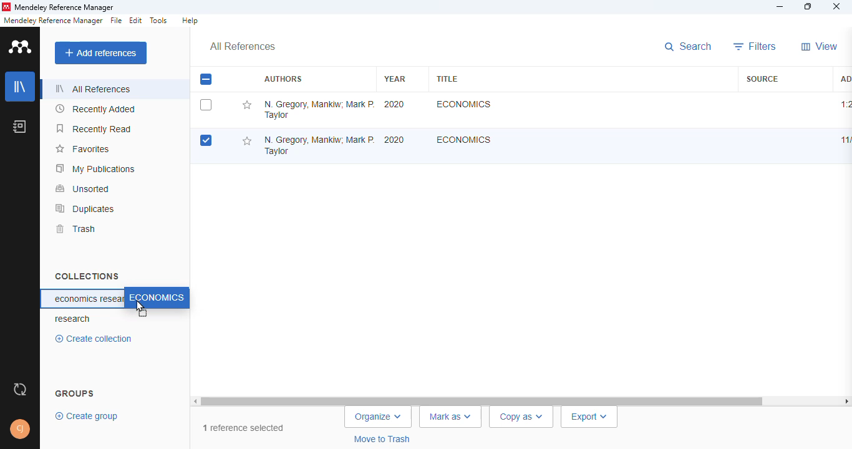 The image size is (852, 449). I want to click on N. Gregory Mankiw, Mark P. Taylor, so click(317, 142).